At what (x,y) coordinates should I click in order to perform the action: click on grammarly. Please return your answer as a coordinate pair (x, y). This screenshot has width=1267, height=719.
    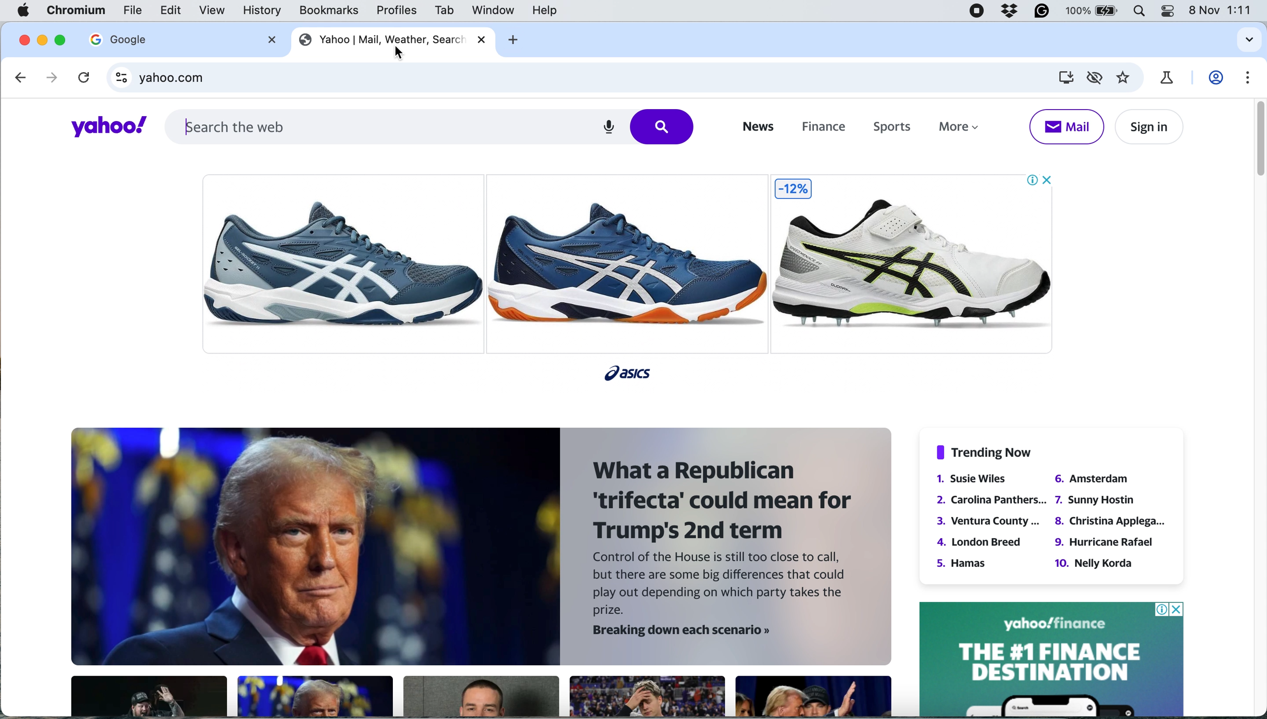
    Looking at the image, I should click on (1042, 12).